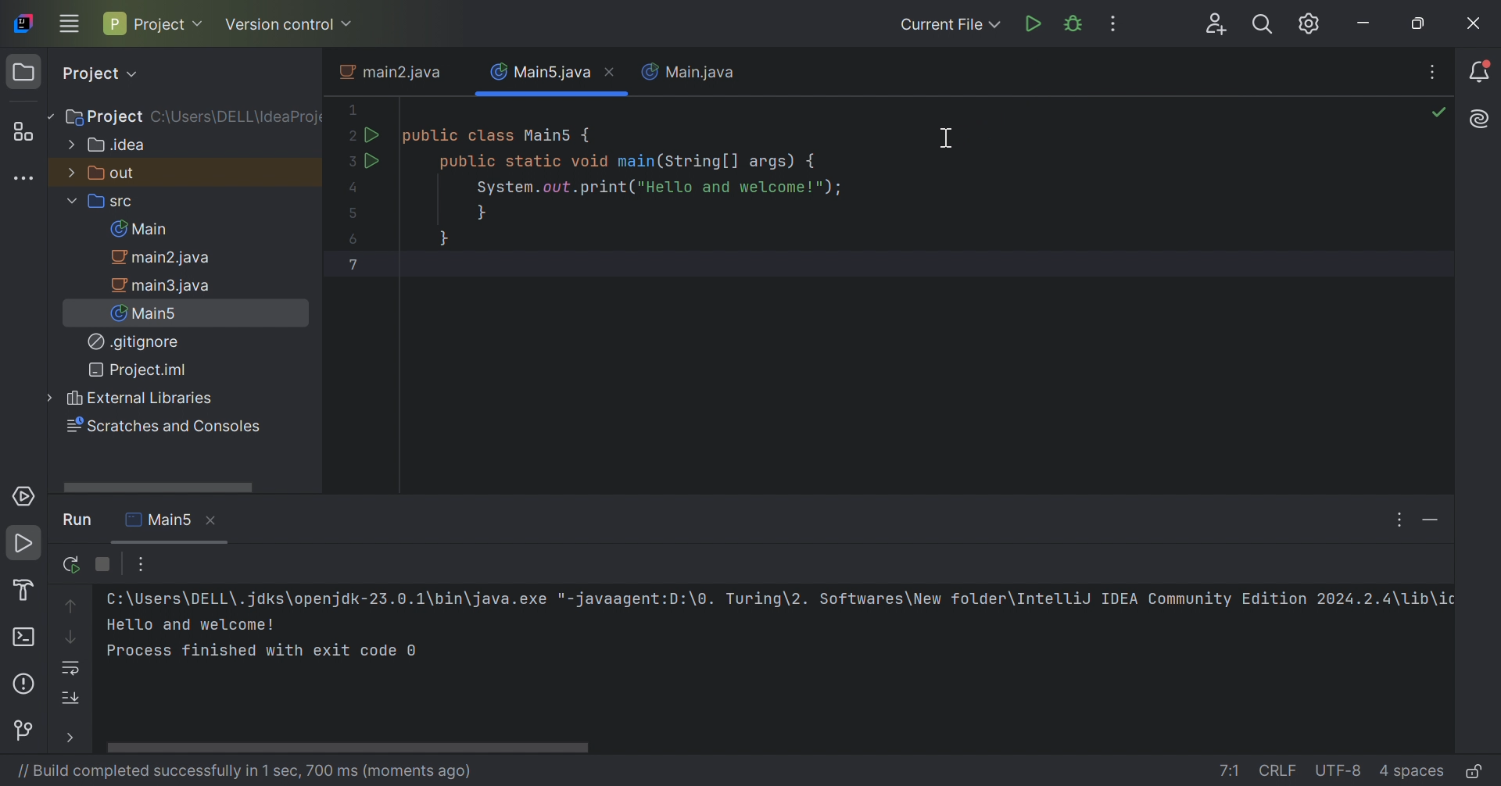 The image size is (1501, 786). I want to click on out, so click(107, 174).